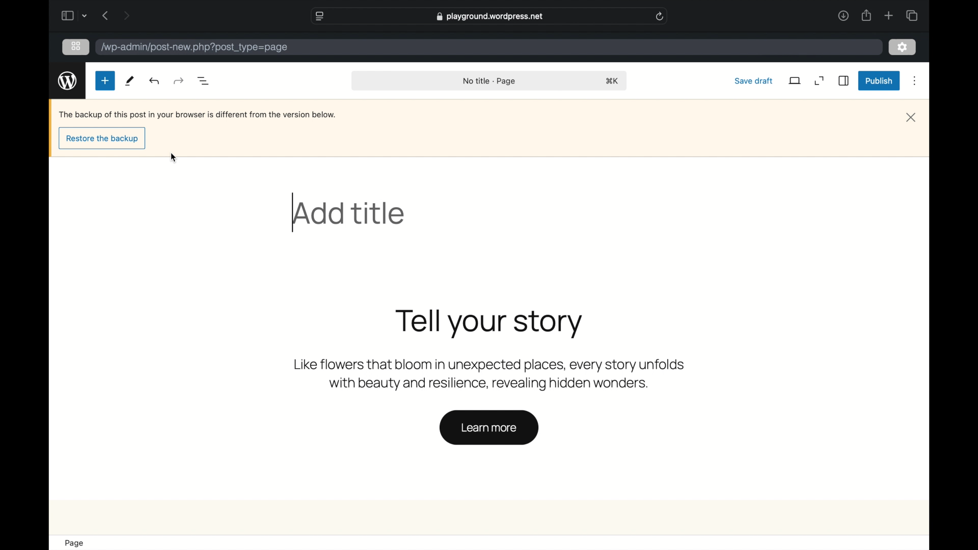 This screenshot has height=550, width=978. Describe the element at coordinates (488, 428) in the screenshot. I see `learn more` at that location.